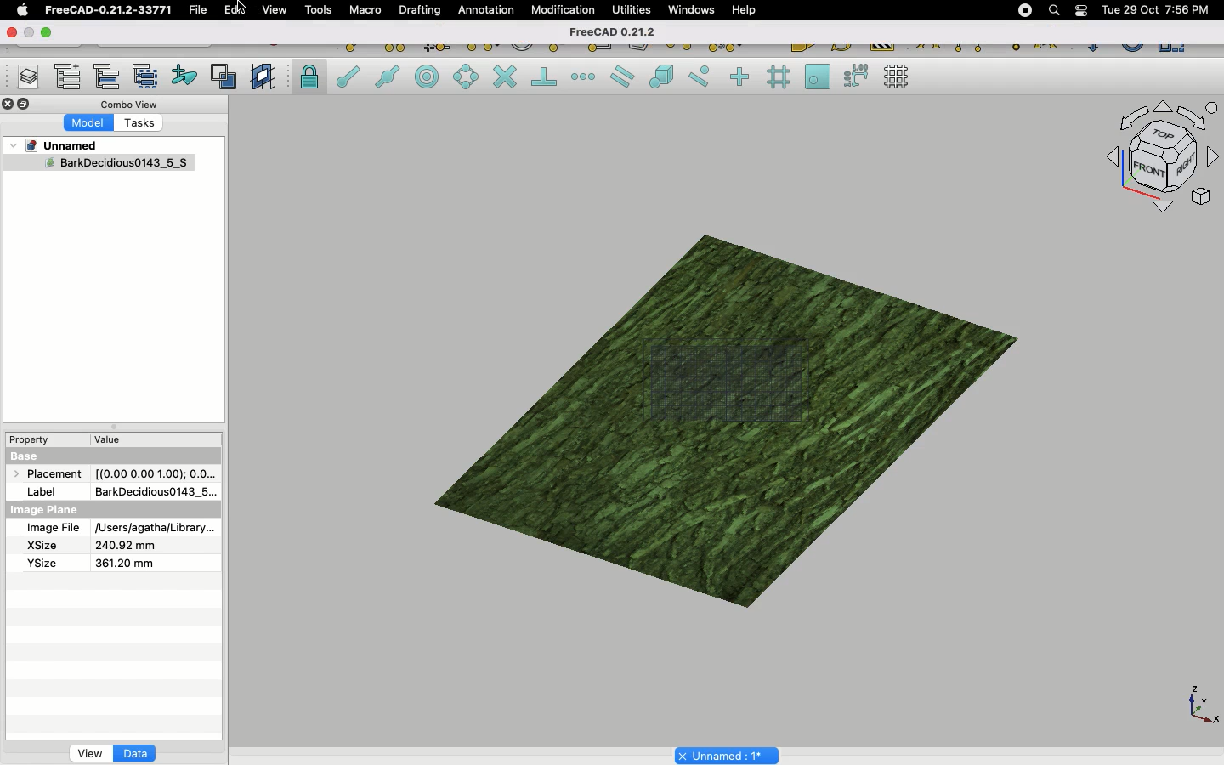 The image size is (1224, 765). What do you see at coordinates (238, 11) in the screenshot?
I see `Selecting edit` at bounding box center [238, 11].